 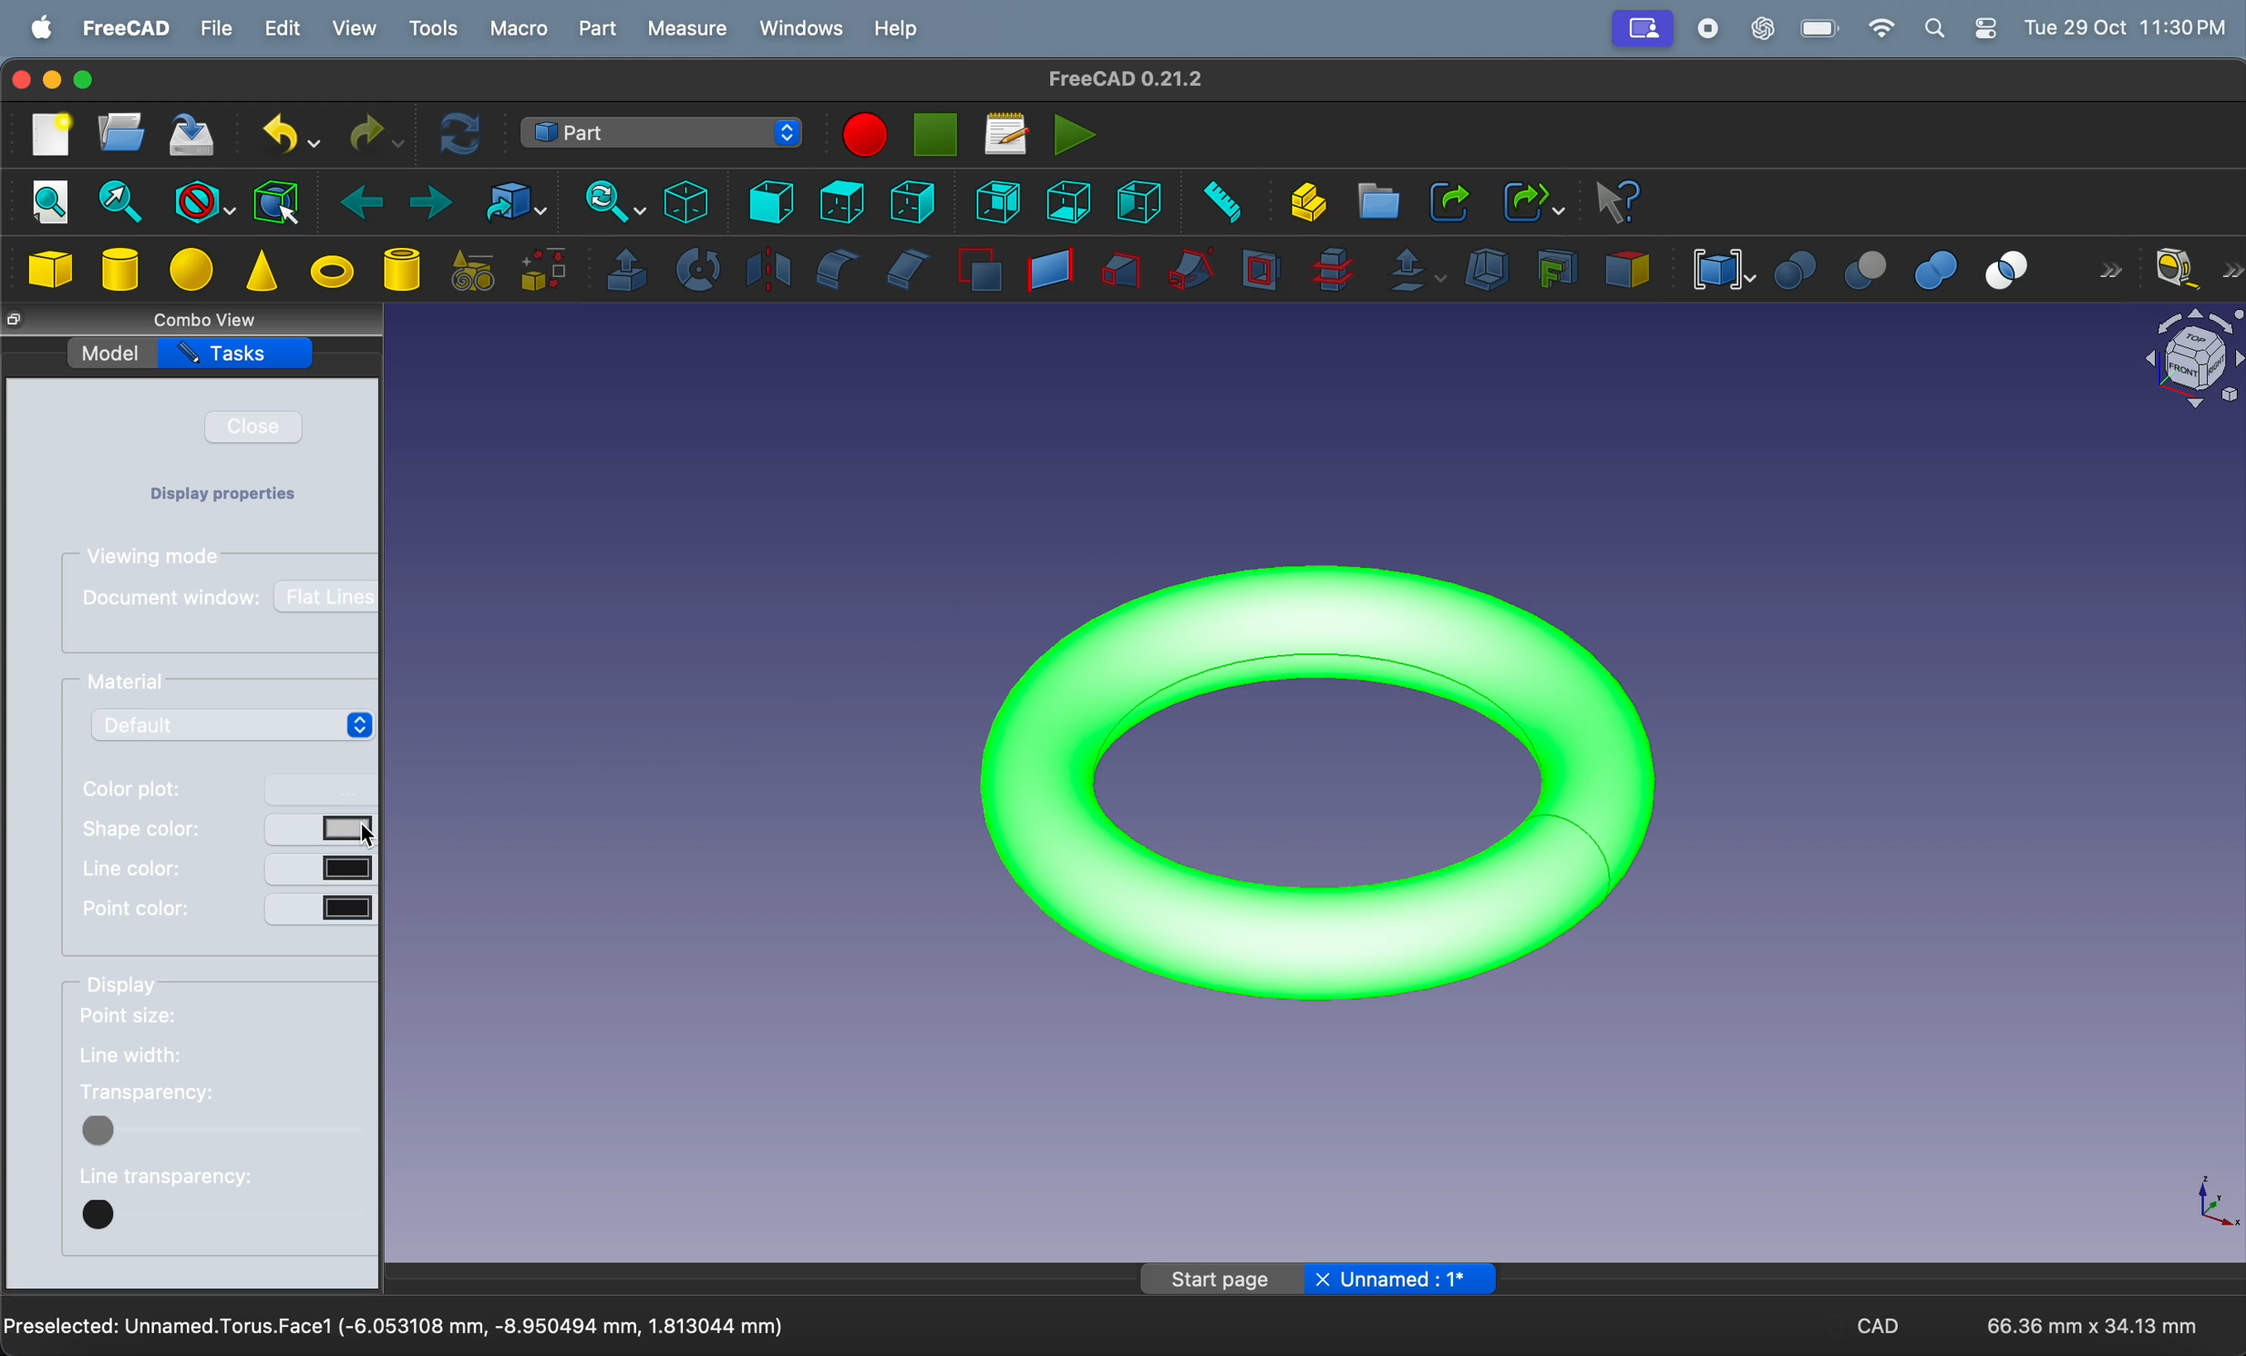 What do you see at coordinates (547, 272) in the screenshot?
I see `shape builder` at bounding box center [547, 272].